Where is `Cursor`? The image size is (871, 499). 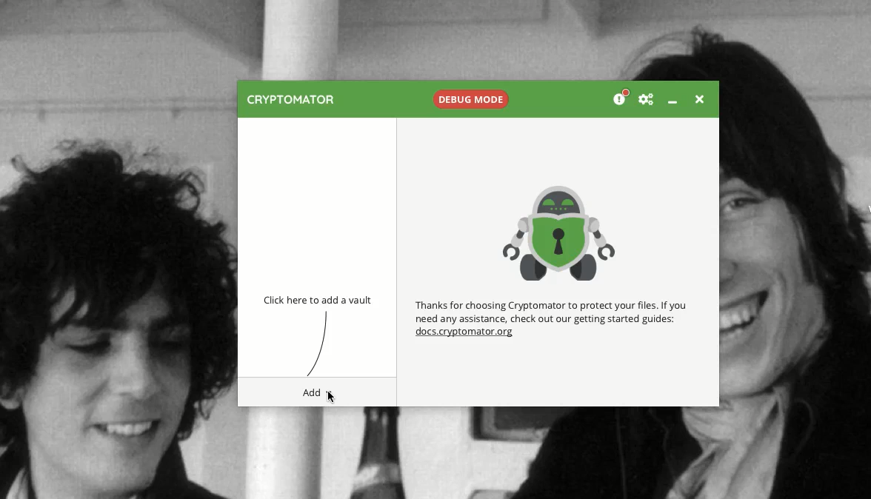
Cursor is located at coordinates (332, 398).